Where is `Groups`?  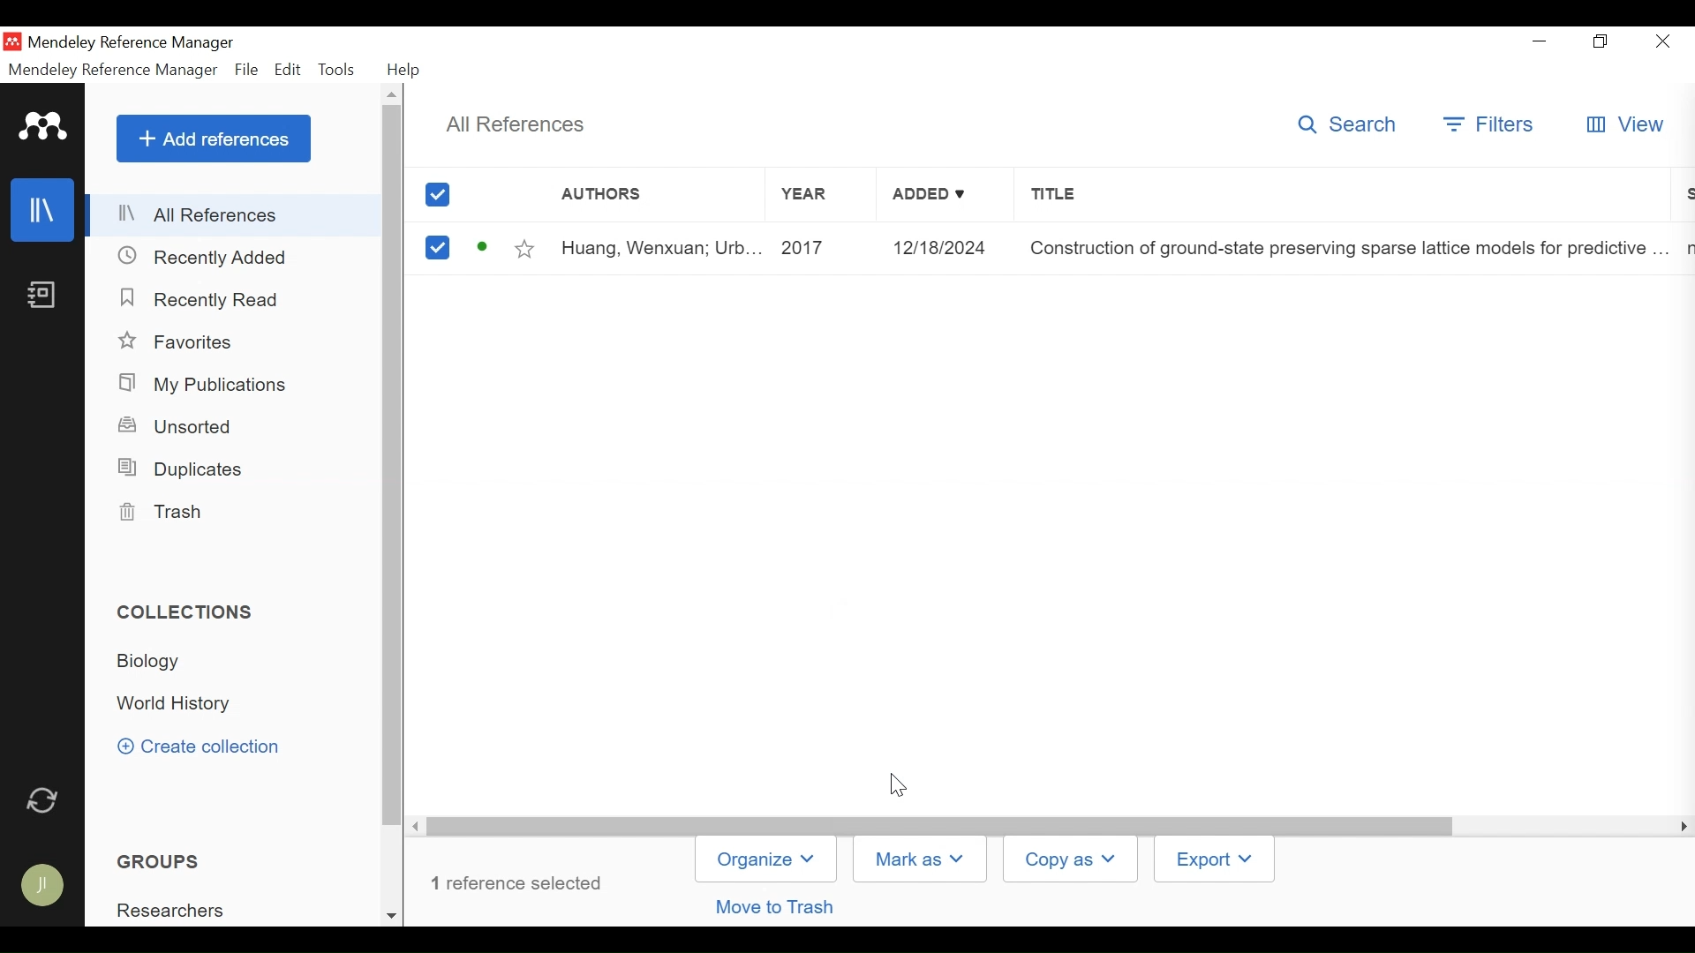
Groups is located at coordinates (161, 860).